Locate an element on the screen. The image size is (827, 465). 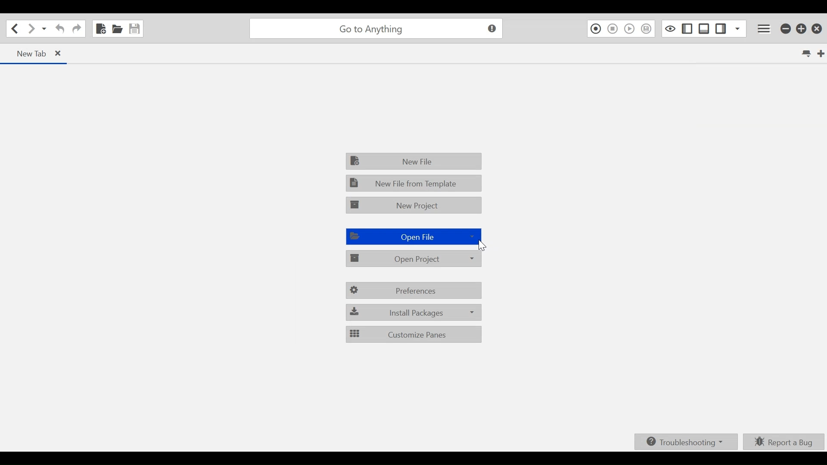
Troubleshooting is located at coordinates (688, 442).